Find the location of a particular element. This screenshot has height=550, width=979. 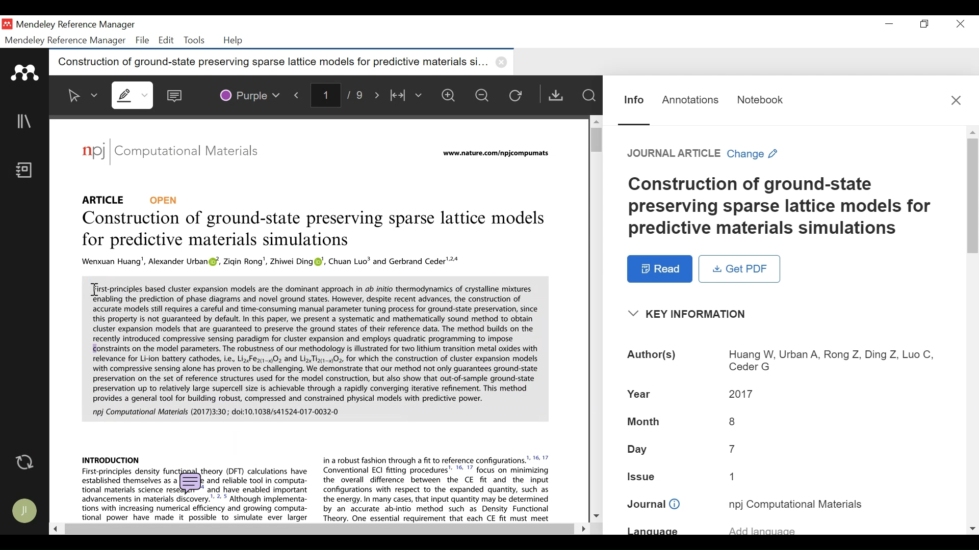

close is located at coordinates (503, 62).